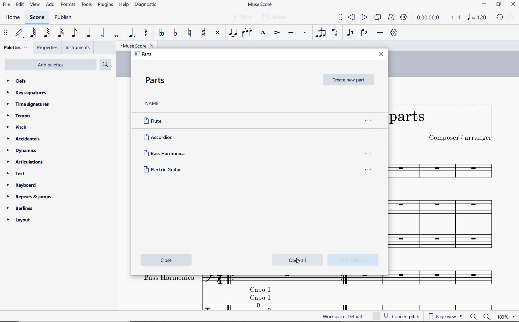 This screenshot has width=519, height=322. I want to click on playback time, so click(428, 18).